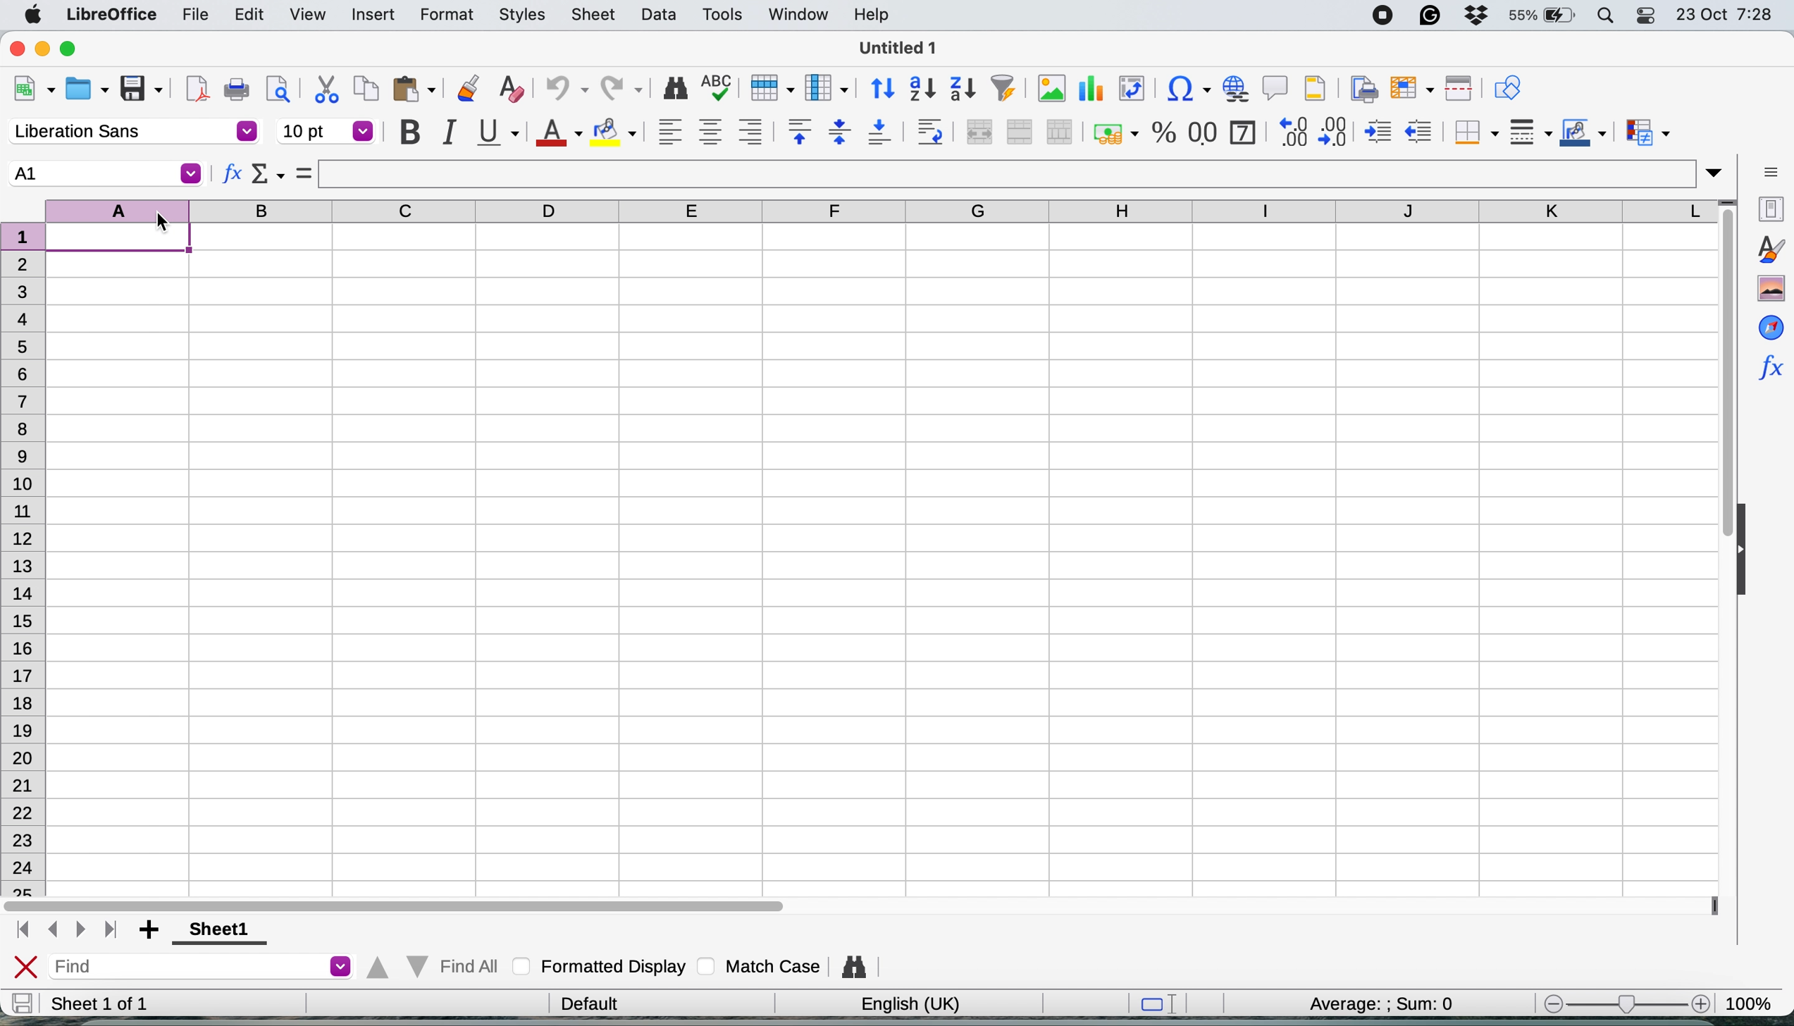 Image resolution: width=1794 pixels, height=1026 pixels. What do you see at coordinates (1621, 1001) in the screenshot?
I see `zoom scale` at bounding box center [1621, 1001].